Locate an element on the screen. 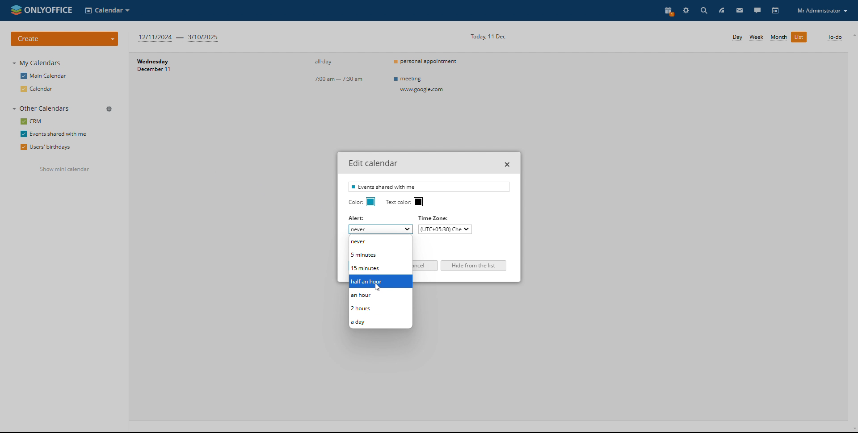 Image resolution: width=858 pixels, height=433 pixels. settings is located at coordinates (686, 10).